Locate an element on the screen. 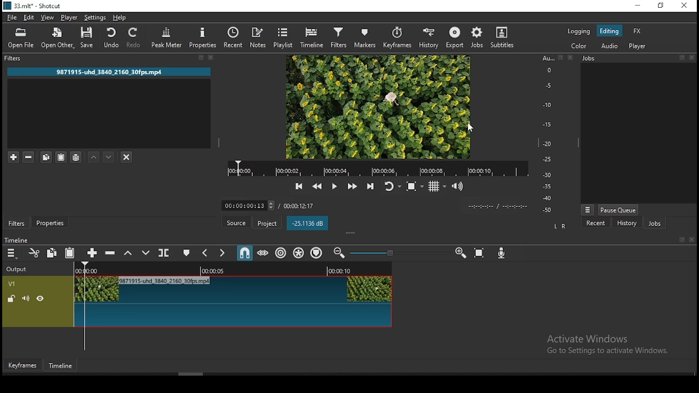  filters is located at coordinates (14, 59).